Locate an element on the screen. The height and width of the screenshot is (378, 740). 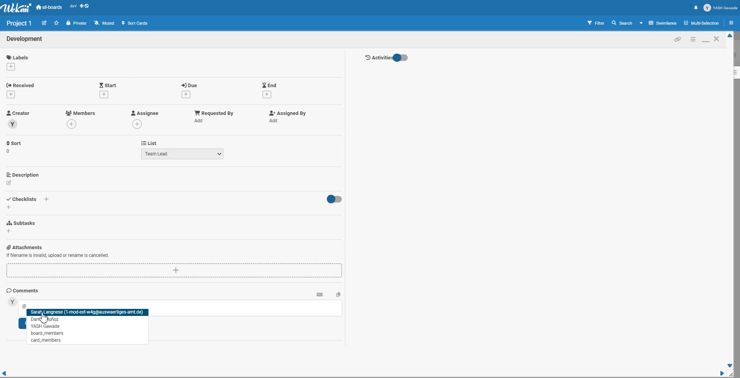
tag People is located at coordinates (46, 326).